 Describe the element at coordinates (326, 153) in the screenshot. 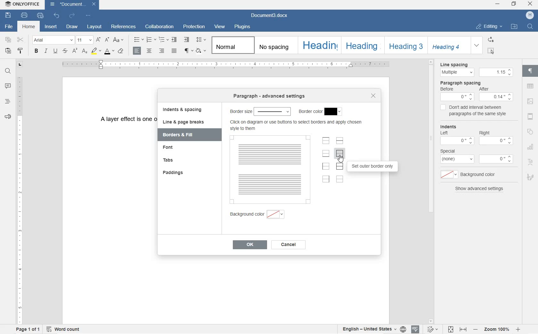

I see `set bottom border only` at that location.